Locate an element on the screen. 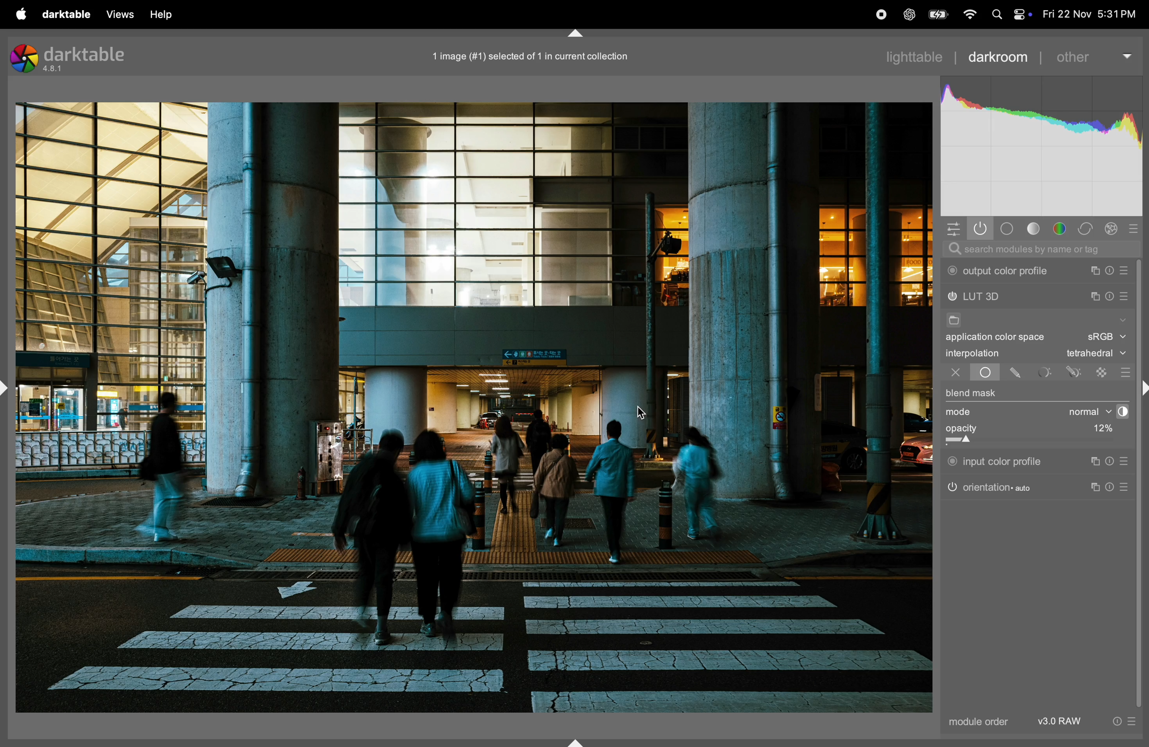 Image resolution: width=1149 pixels, height=747 pixels.  is located at coordinates (1142, 389).